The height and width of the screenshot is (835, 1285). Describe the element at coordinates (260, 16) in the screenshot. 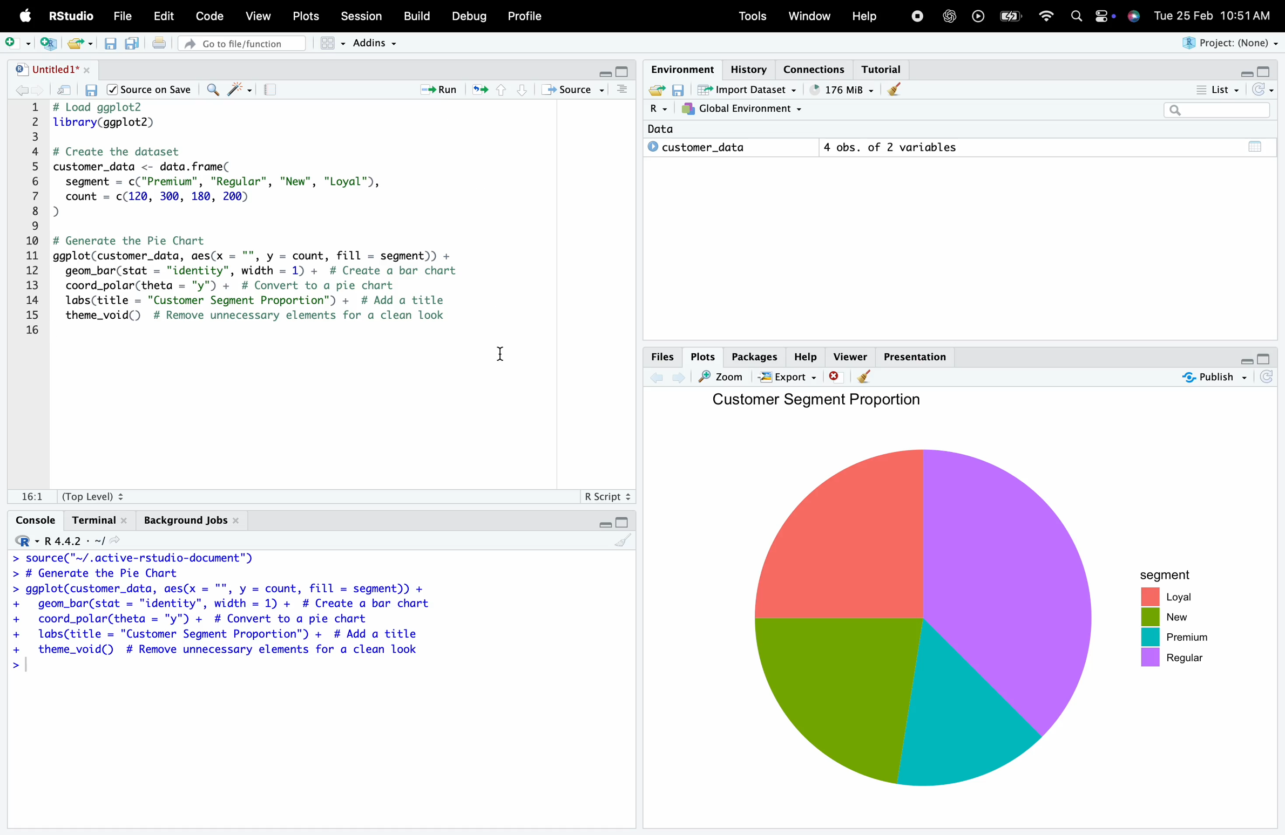

I see `View` at that location.